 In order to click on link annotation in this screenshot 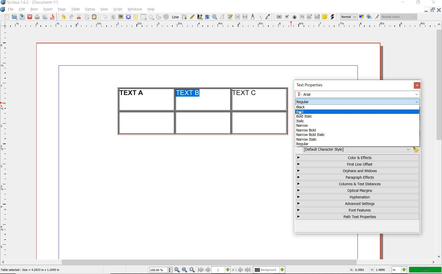, I will do `click(333, 17)`.